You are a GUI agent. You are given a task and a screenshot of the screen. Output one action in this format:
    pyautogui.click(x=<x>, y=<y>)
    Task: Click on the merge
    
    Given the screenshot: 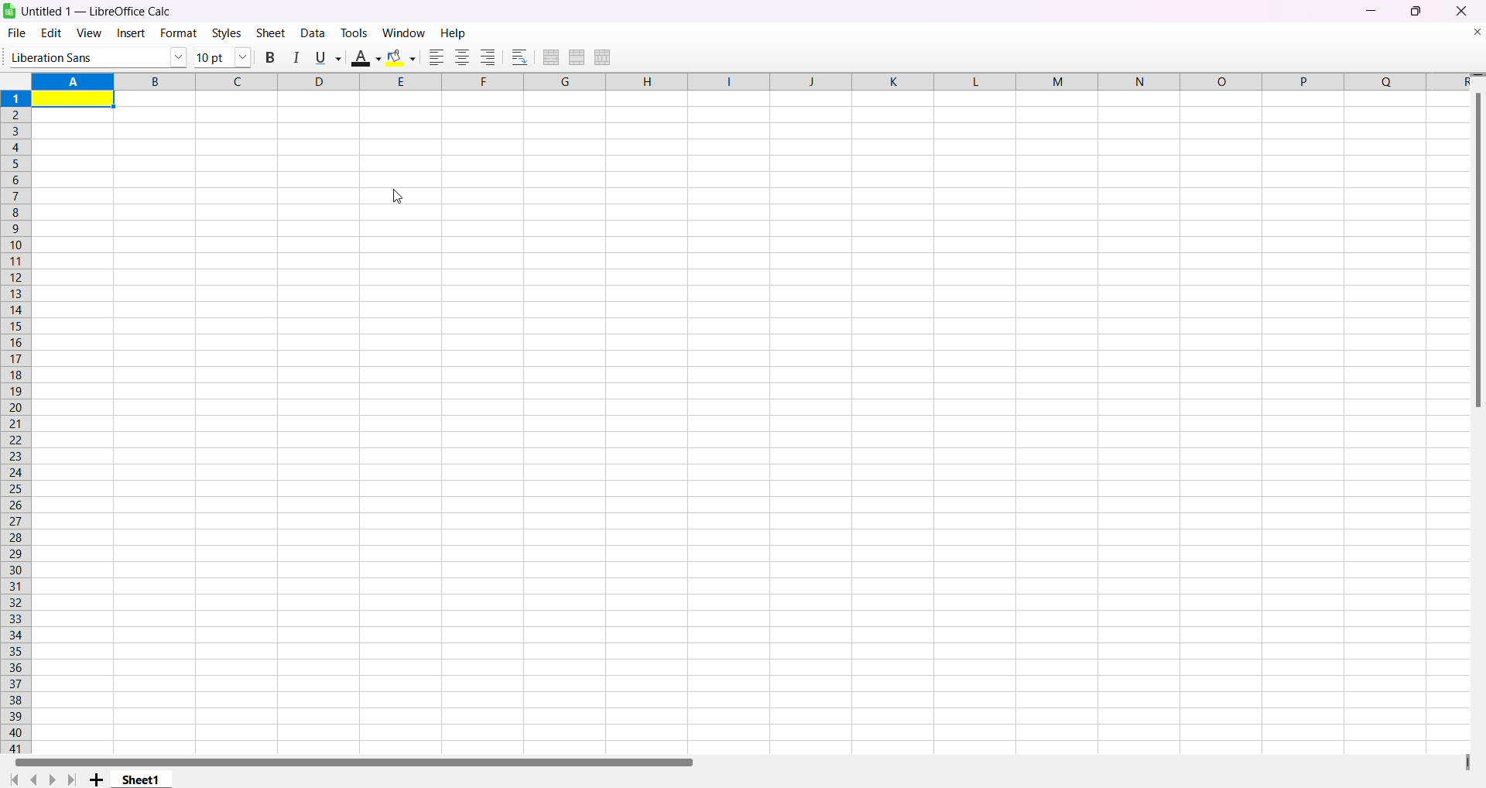 What is the action you would take?
    pyautogui.click(x=578, y=57)
    